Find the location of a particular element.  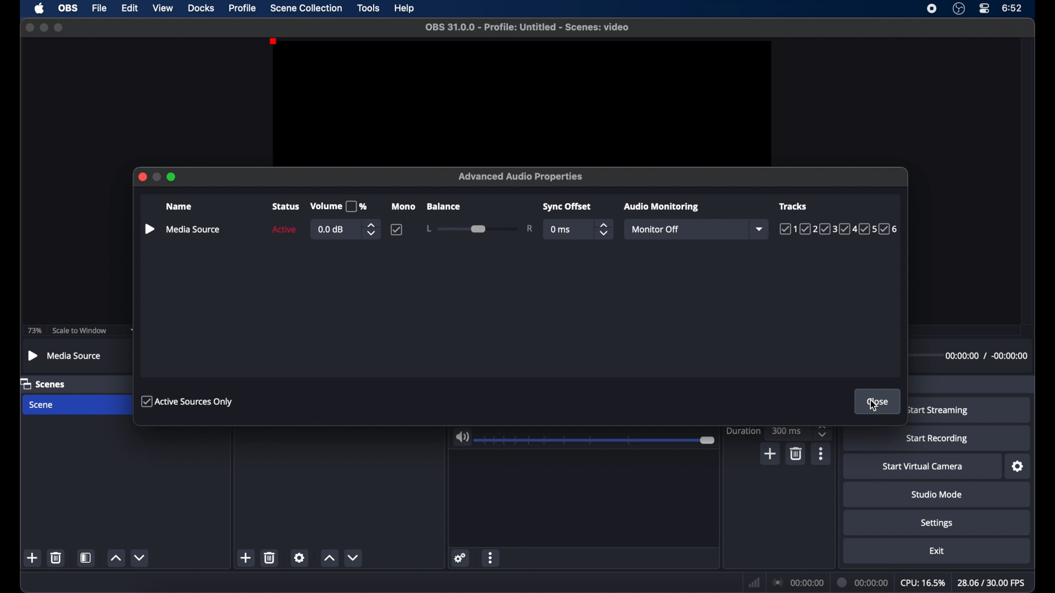

play is located at coordinates (149, 229).